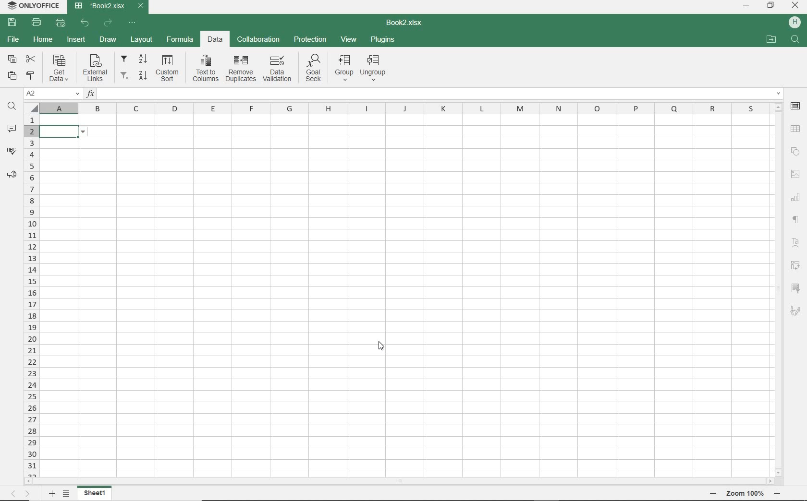  What do you see at coordinates (795, 310) in the screenshot?
I see `SIGNATURE` at bounding box center [795, 310].